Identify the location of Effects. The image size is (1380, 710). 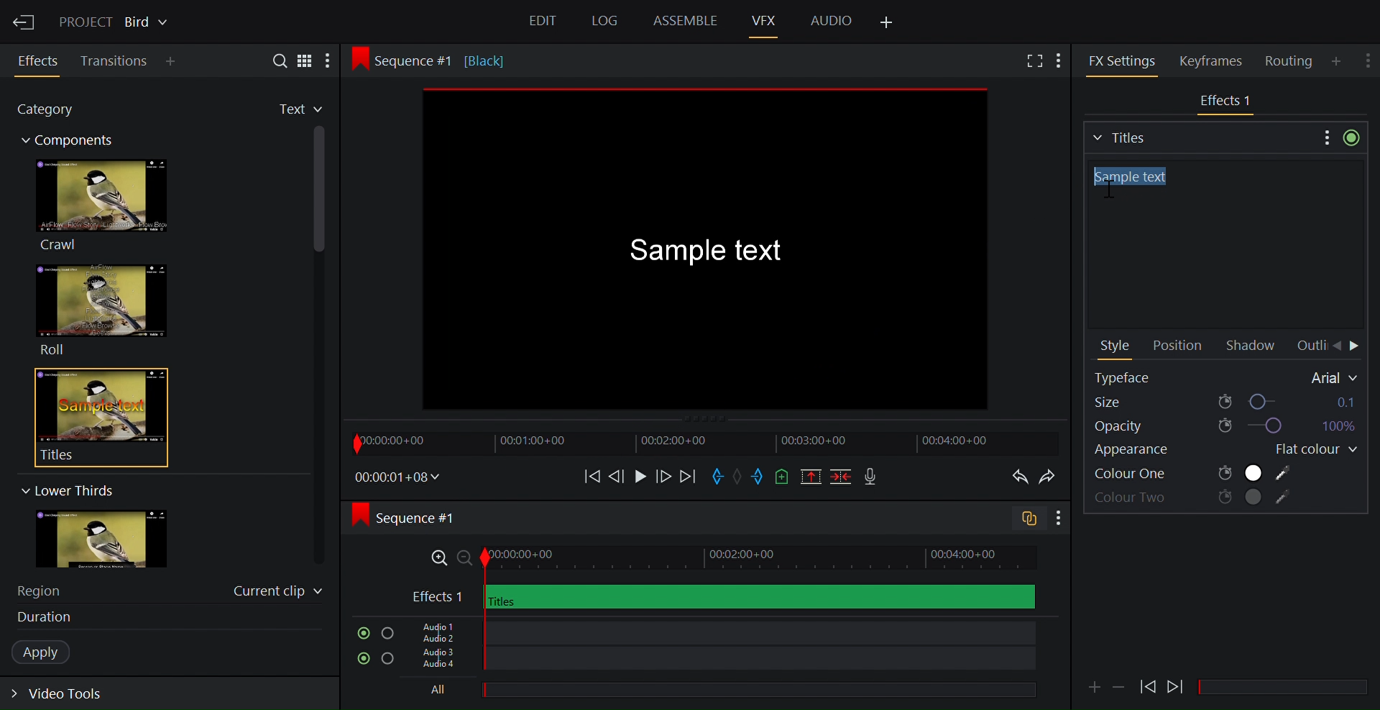
(40, 61).